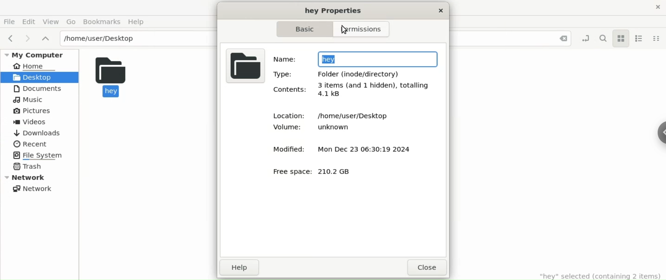 This screenshot has height=280, width=666. Describe the element at coordinates (135, 38) in the screenshot. I see `/home/user/Desktop` at that location.